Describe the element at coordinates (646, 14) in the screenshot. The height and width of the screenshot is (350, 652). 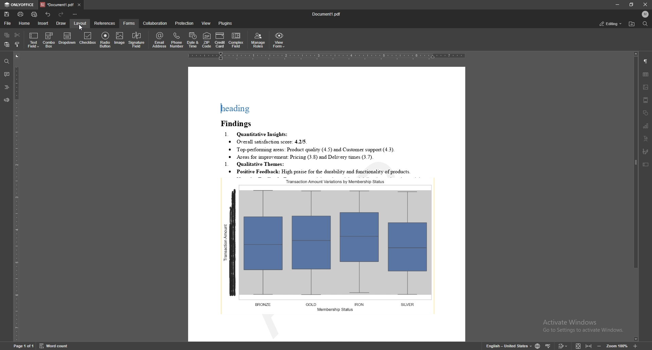
I see `profile` at that location.